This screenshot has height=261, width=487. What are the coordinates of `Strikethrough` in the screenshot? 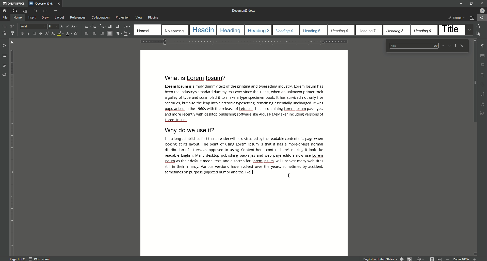 It's located at (40, 34).